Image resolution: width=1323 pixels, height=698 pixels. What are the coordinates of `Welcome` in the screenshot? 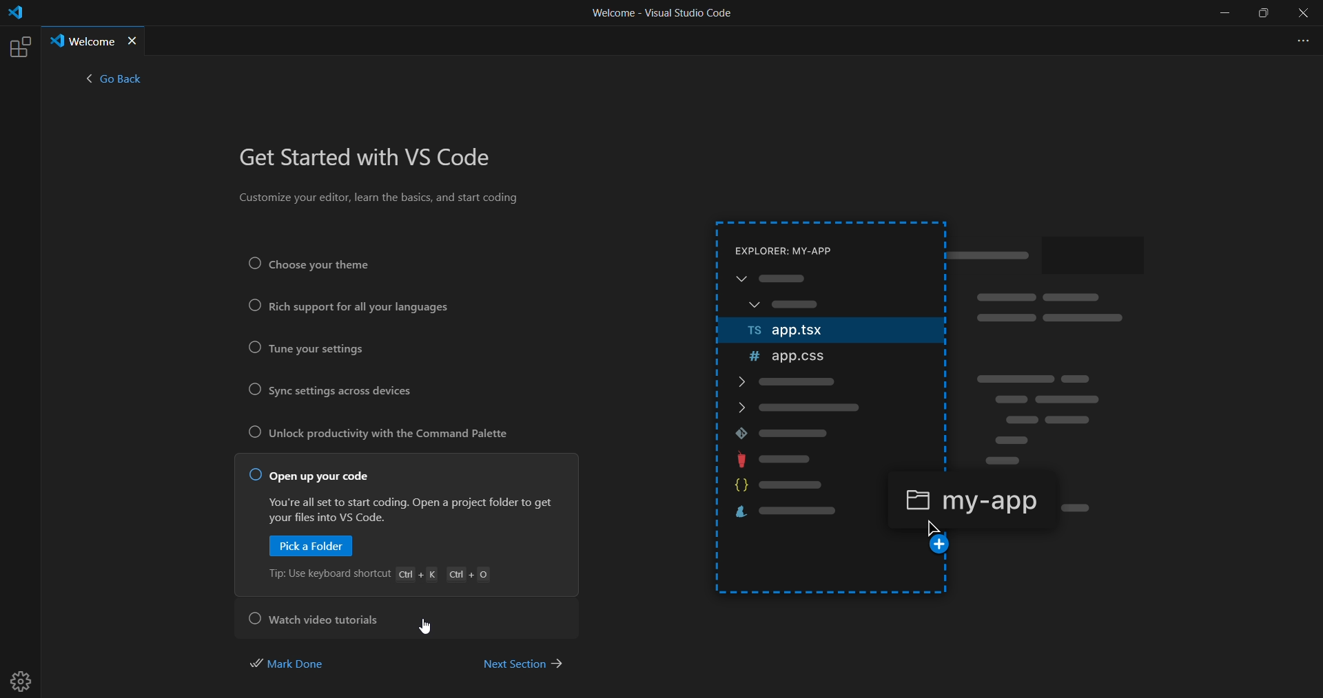 It's located at (81, 41).